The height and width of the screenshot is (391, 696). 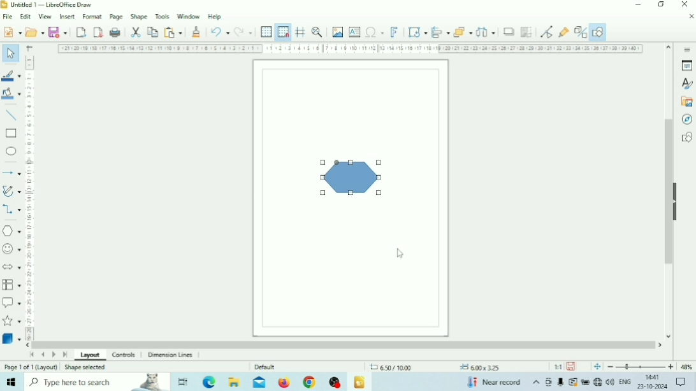 I want to click on Minimize, so click(x=638, y=4).